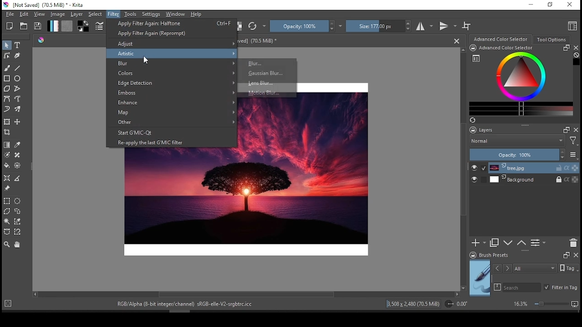 The image size is (582, 327). Describe the element at coordinates (171, 142) in the screenshot. I see `reapply the last G'MIC filter ` at that location.